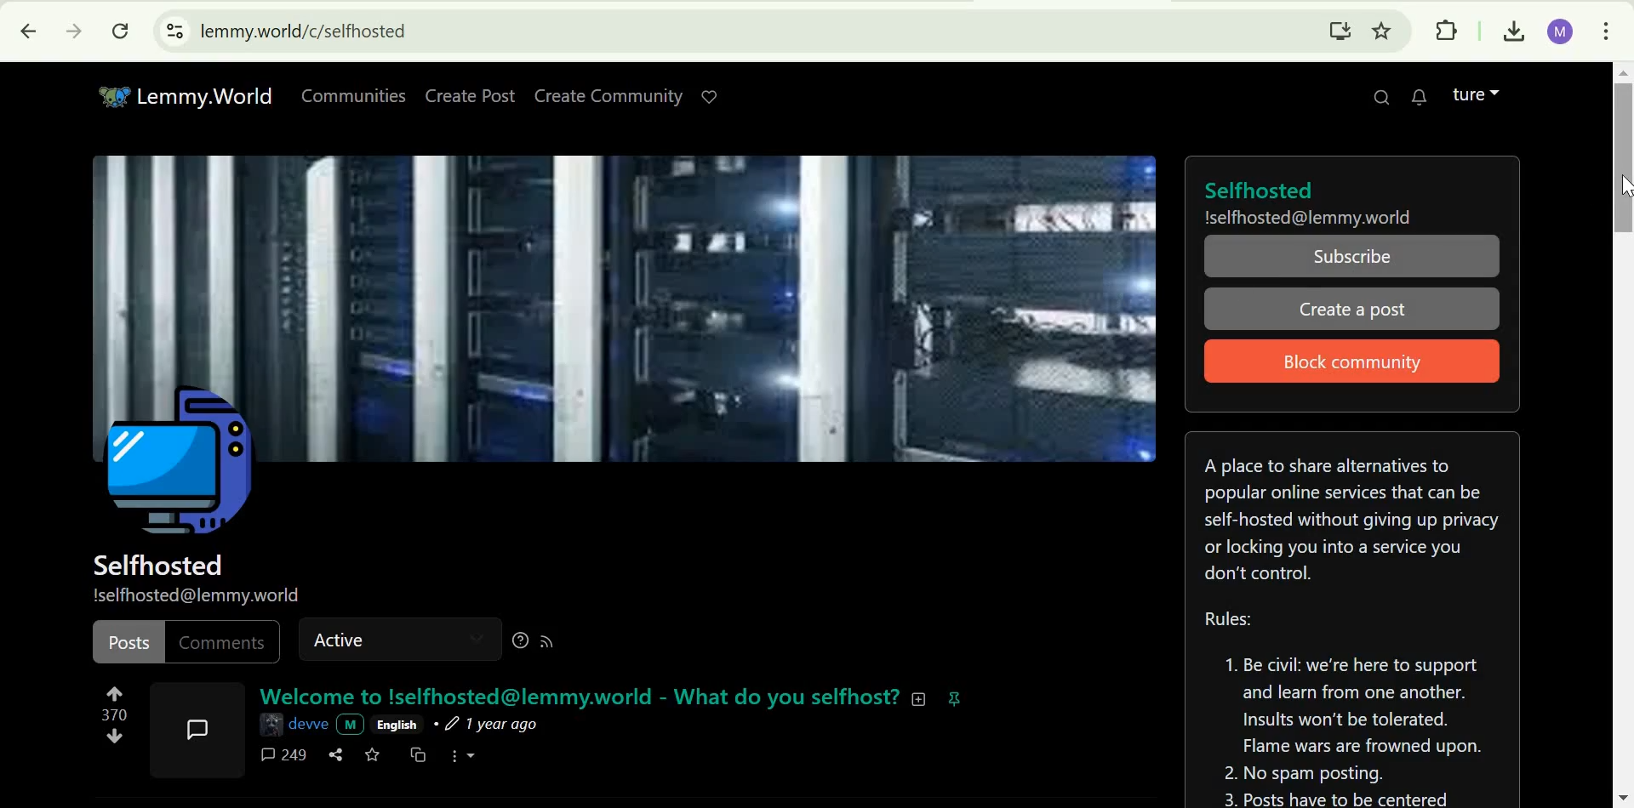 The height and width of the screenshot is (808, 1634). Describe the element at coordinates (178, 465) in the screenshot. I see `Community icon` at that location.